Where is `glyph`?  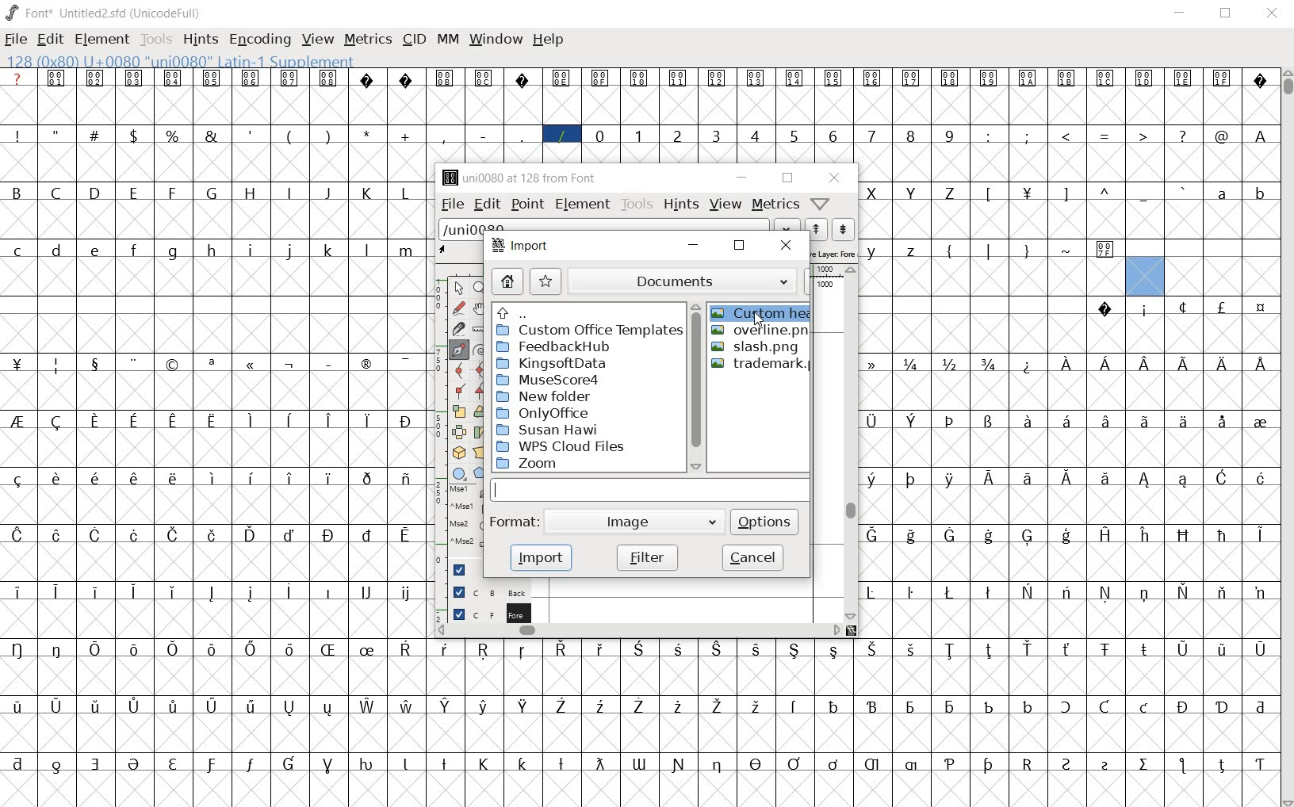 glyph is located at coordinates (367, 421).